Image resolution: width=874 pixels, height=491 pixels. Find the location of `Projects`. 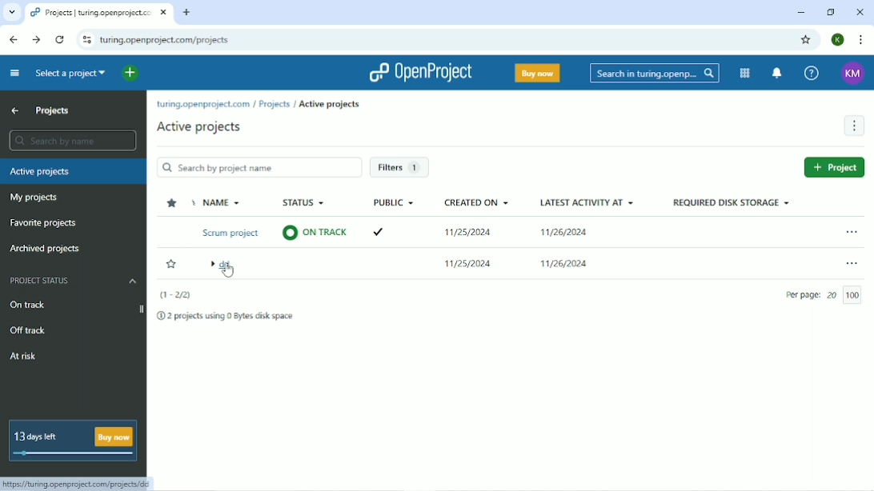

Projects is located at coordinates (53, 112).